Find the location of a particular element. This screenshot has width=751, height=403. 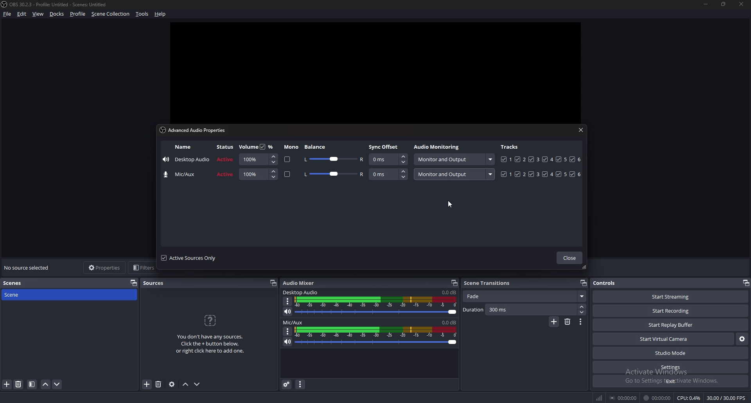

cursor is located at coordinates (449, 205).